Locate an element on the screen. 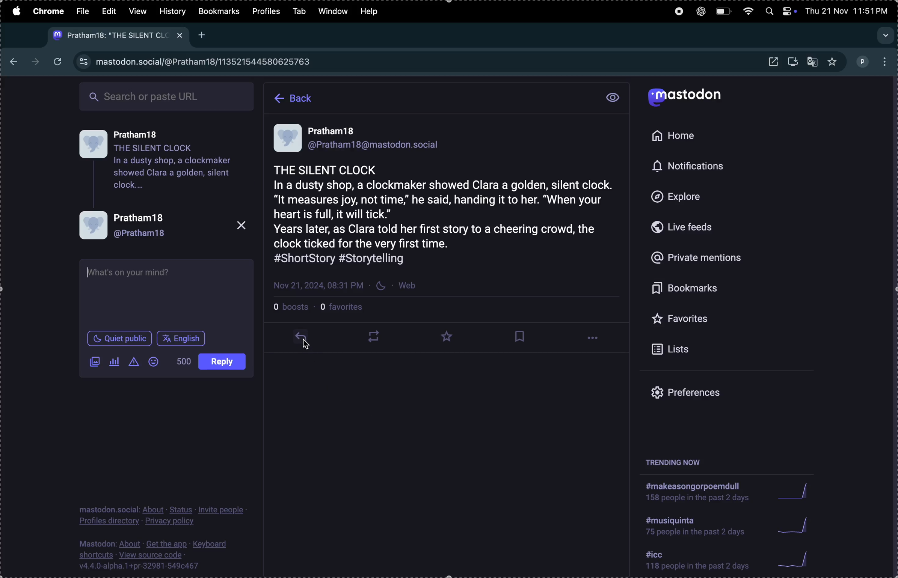 The image size is (898, 578). backward is located at coordinates (11, 59).